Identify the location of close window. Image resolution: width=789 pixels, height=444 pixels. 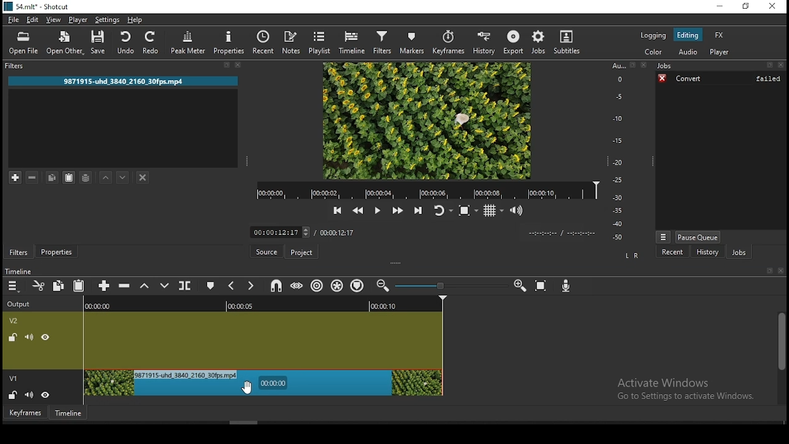
(771, 7).